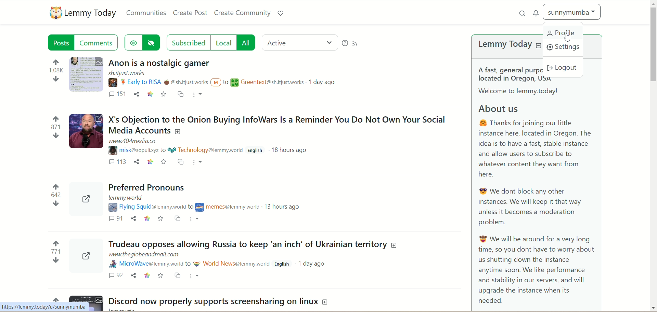  What do you see at coordinates (55, 255) in the screenshot?
I see `Votes` at bounding box center [55, 255].